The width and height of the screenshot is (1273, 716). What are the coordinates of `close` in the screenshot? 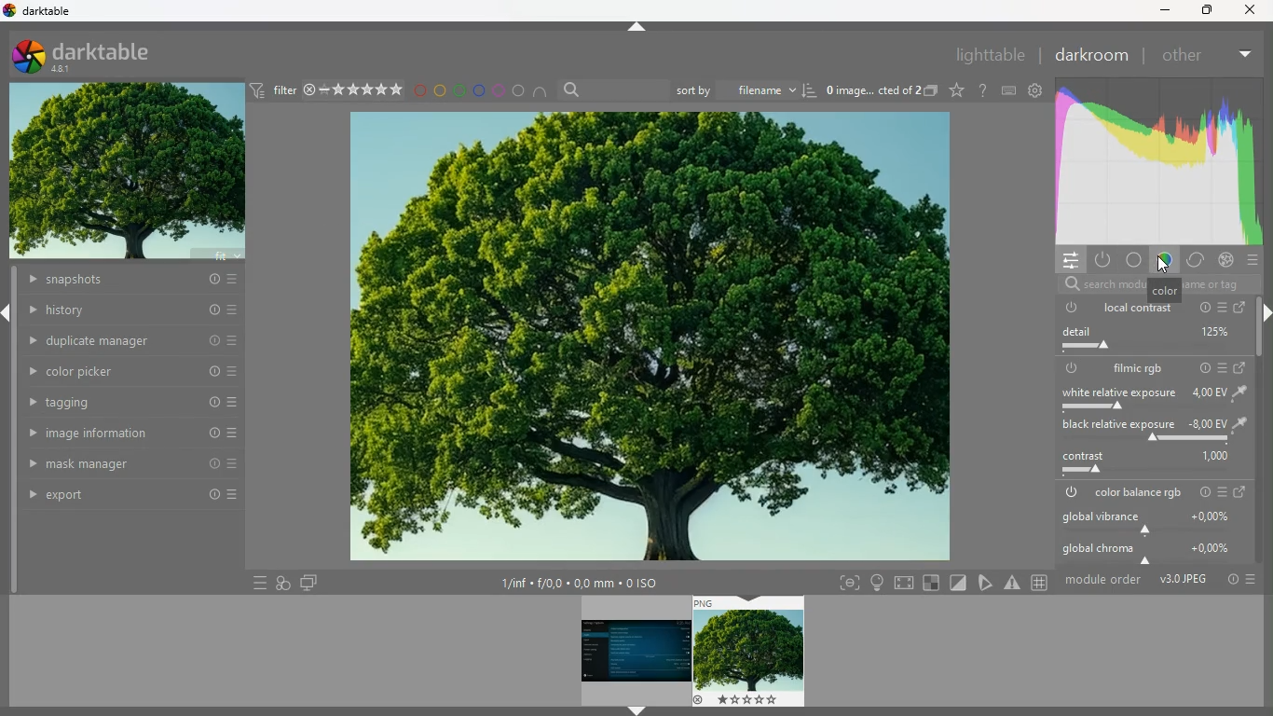 It's located at (1253, 9).